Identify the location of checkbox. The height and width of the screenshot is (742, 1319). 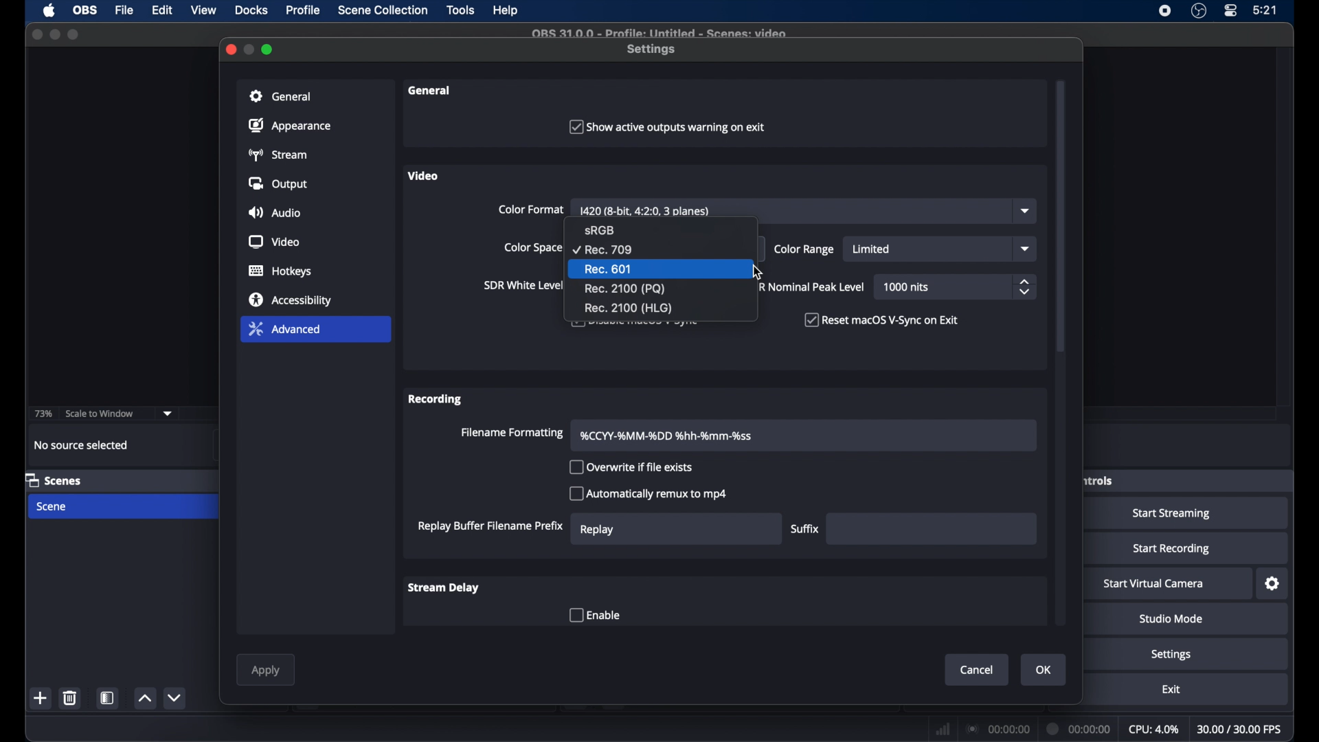
(666, 127).